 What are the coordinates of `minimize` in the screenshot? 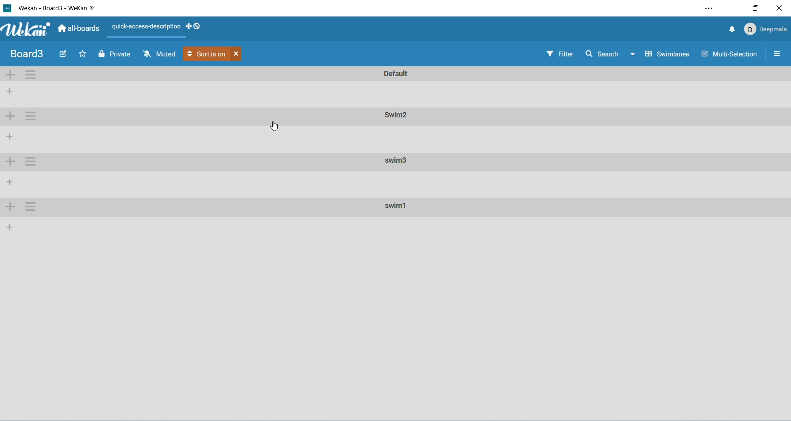 It's located at (735, 8).